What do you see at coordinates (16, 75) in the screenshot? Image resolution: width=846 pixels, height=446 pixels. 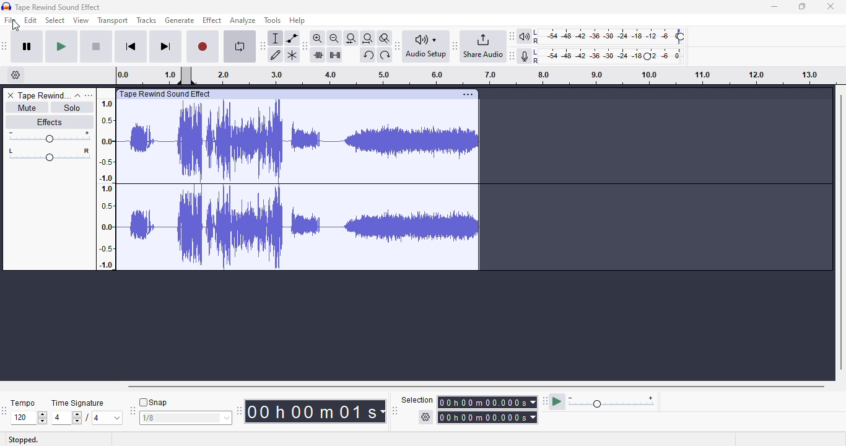 I see `timeline options` at bounding box center [16, 75].